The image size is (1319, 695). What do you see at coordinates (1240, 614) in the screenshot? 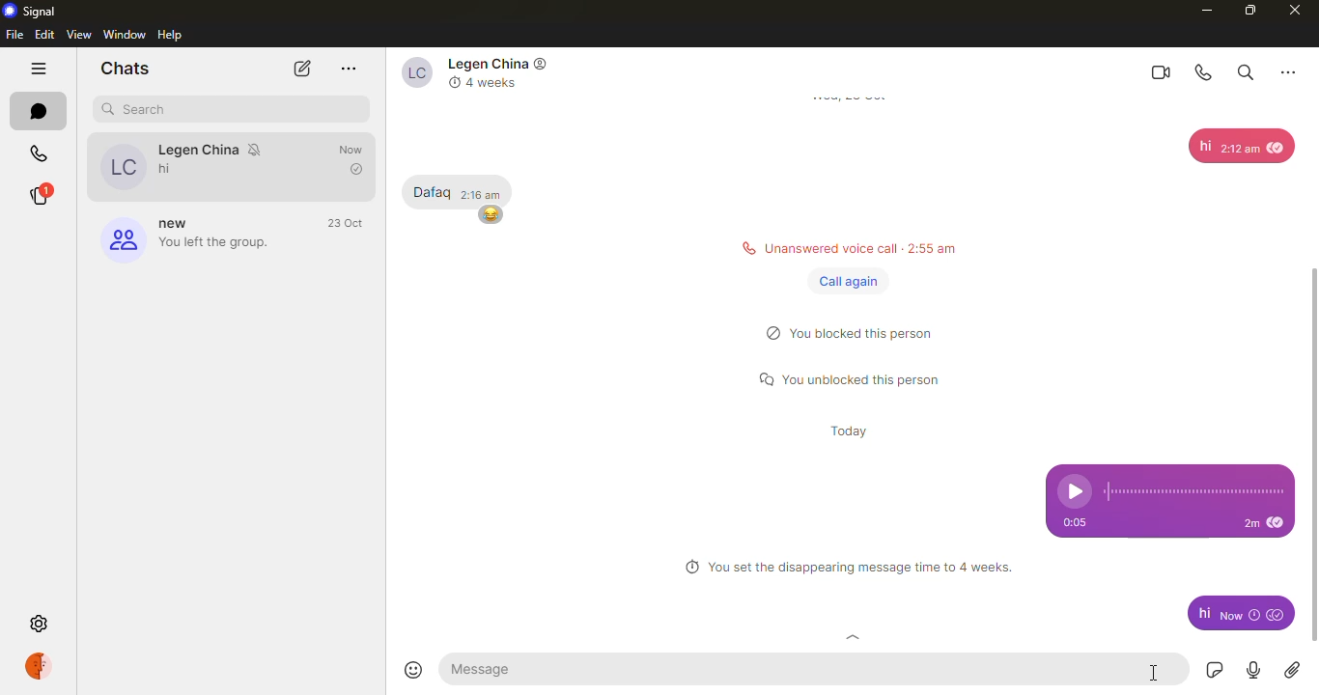
I see `sent now` at bounding box center [1240, 614].